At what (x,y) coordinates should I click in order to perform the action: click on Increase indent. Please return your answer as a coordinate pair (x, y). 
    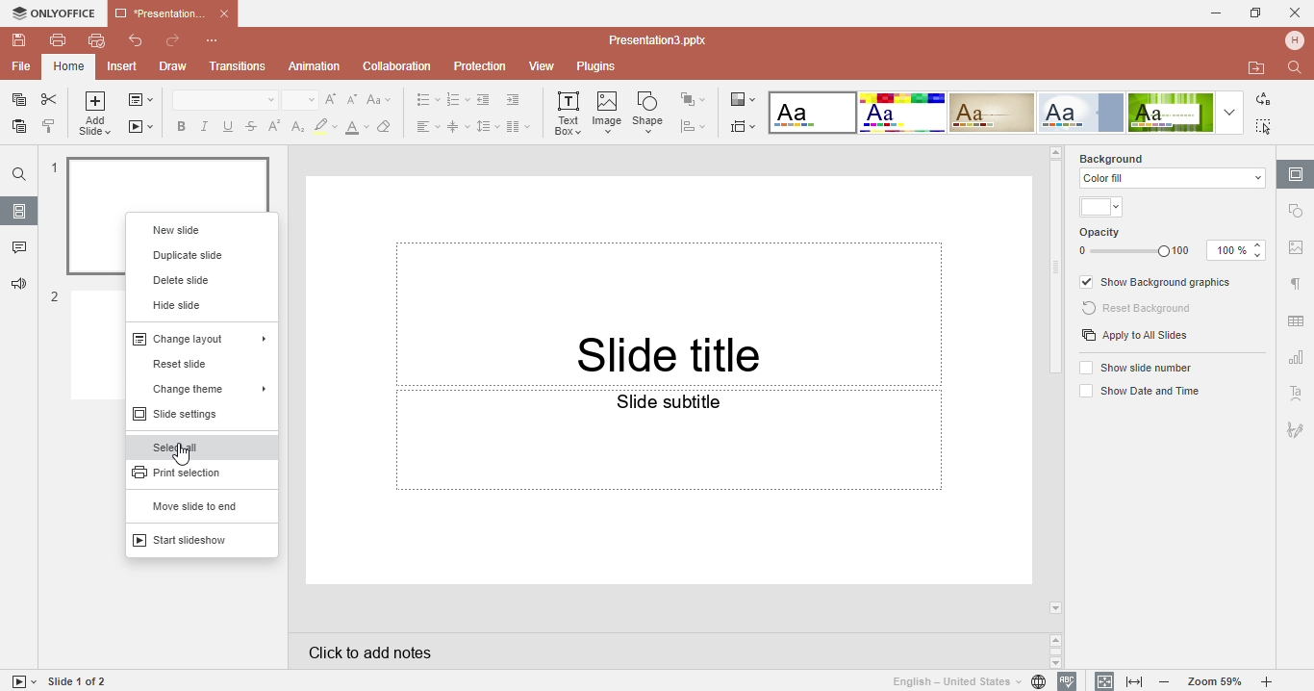
    Looking at the image, I should click on (518, 100).